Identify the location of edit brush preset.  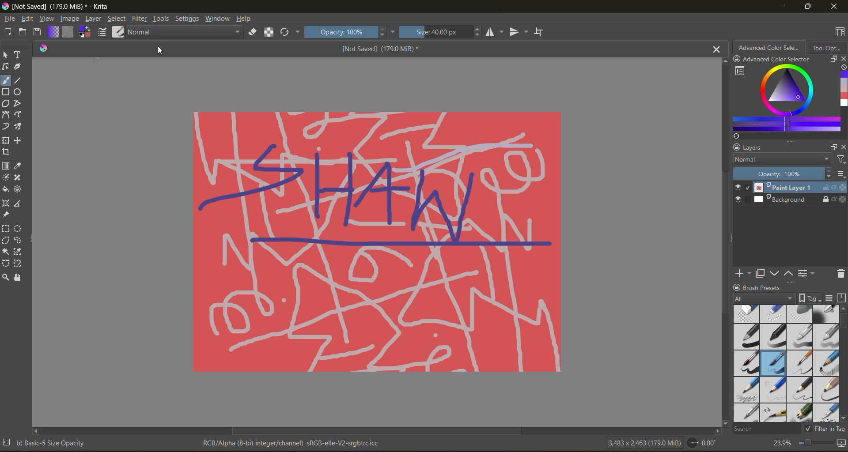
(104, 33).